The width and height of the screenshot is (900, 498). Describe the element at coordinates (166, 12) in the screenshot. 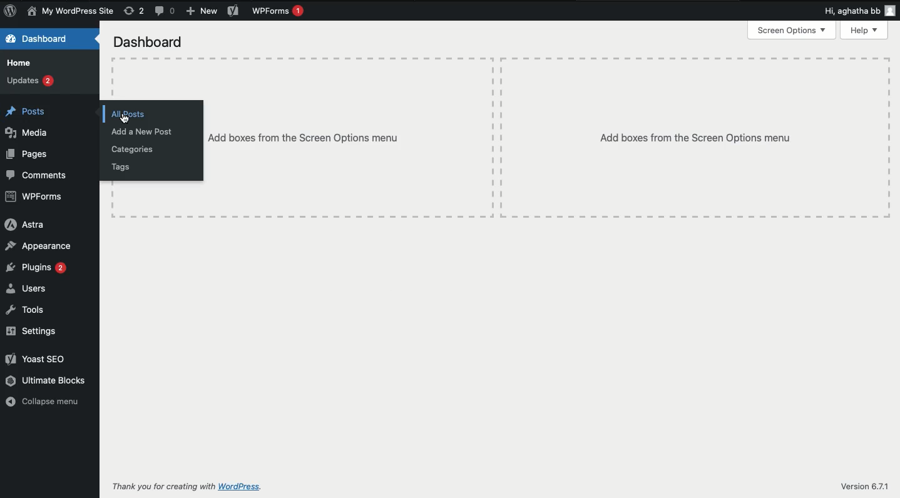

I see `Comments` at that location.